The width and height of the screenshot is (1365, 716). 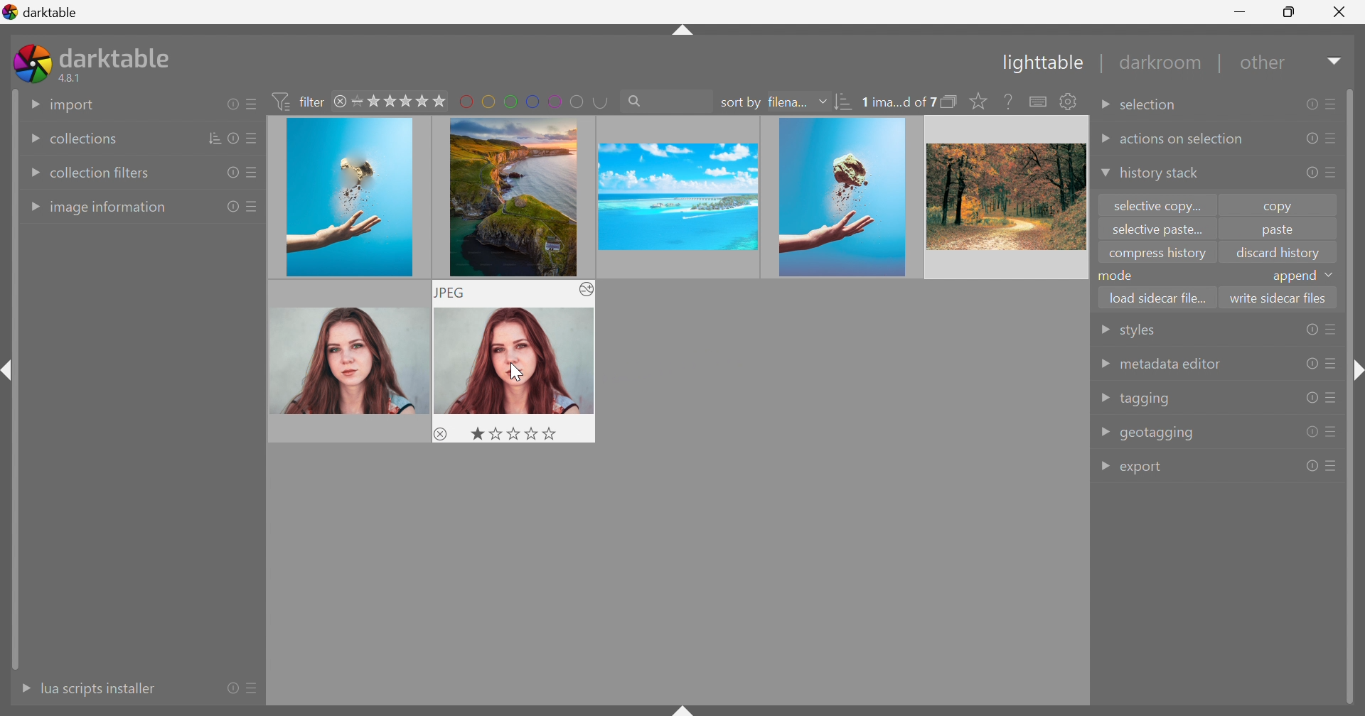 What do you see at coordinates (250, 175) in the screenshot?
I see `presets` at bounding box center [250, 175].